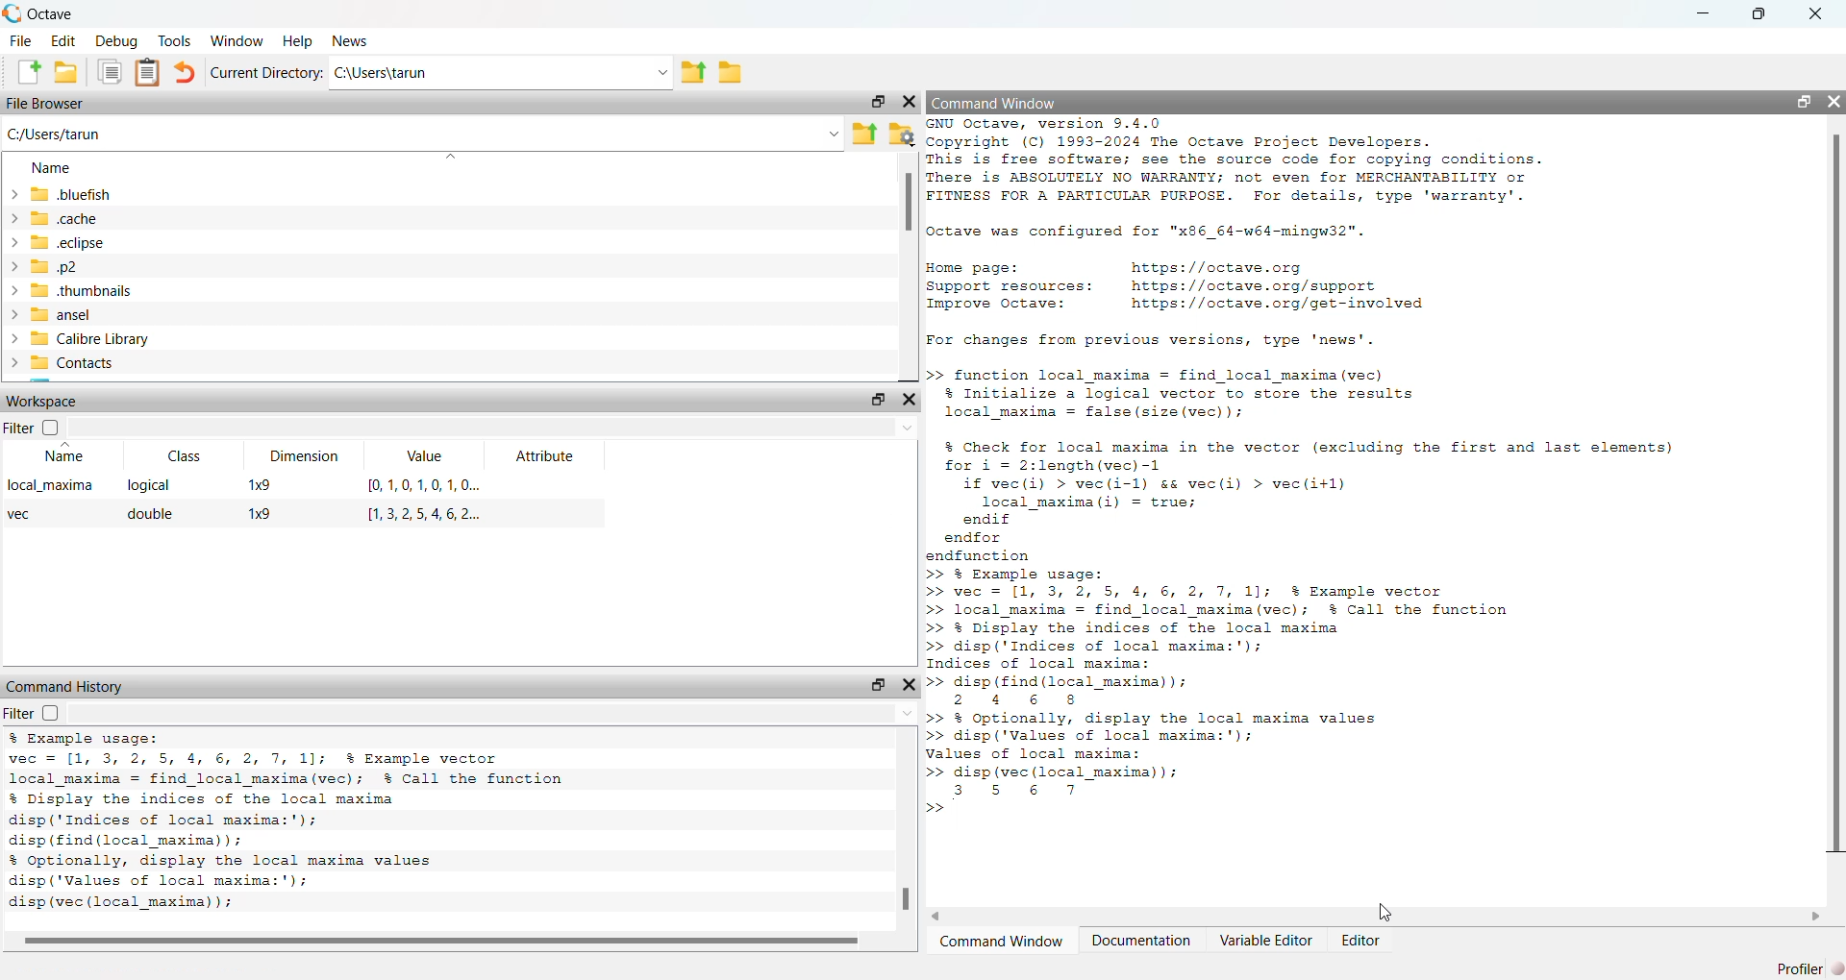 The height and width of the screenshot is (980, 1846). What do you see at coordinates (266, 72) in the screenshot?
I see `Current Directory:` at bounding box center [266, 72].